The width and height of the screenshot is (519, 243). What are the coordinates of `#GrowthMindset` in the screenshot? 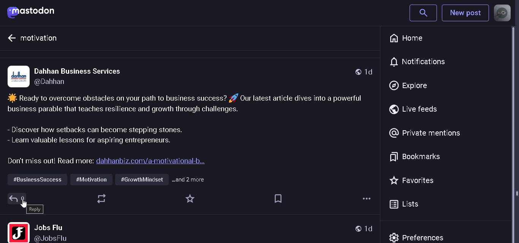 It's located at (141, 180).